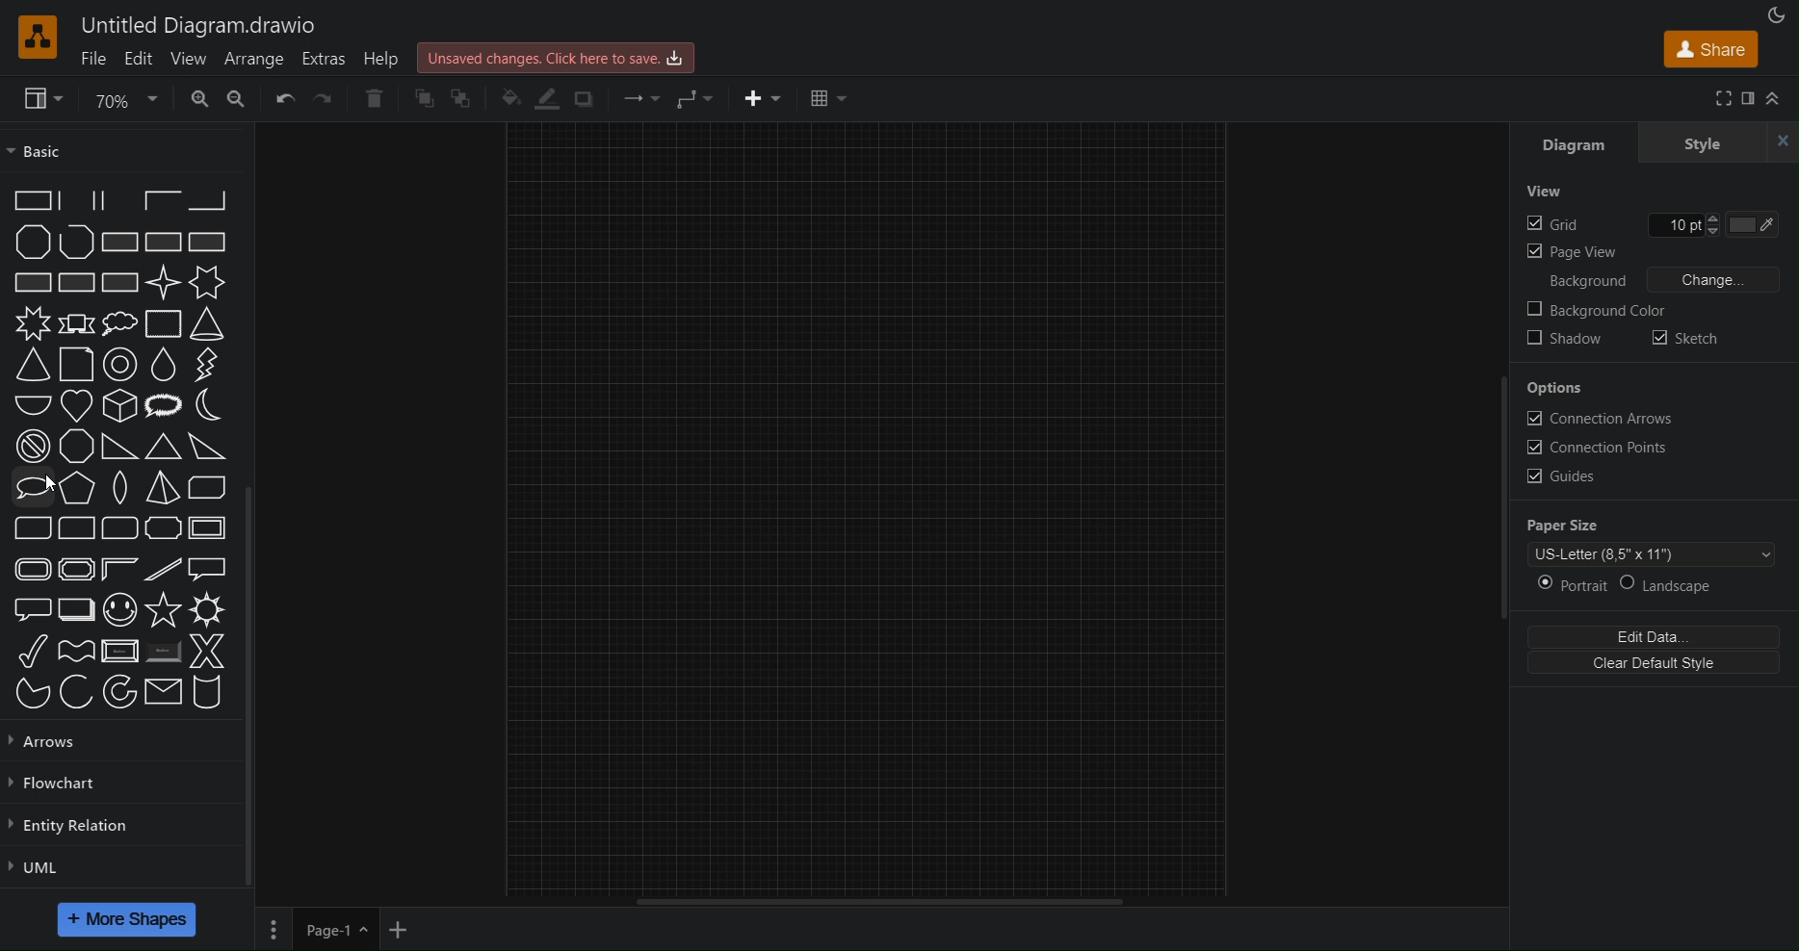  I want to click on Line Color, so click(548, 98).